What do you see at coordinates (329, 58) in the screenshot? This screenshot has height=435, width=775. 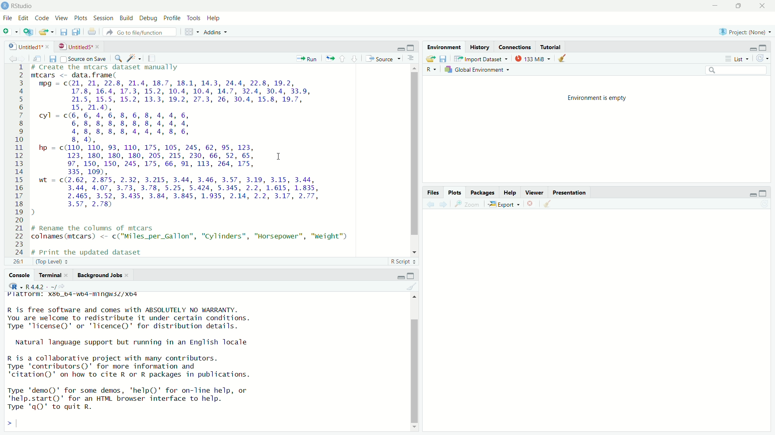 I see `move` at bounding box center [329, 58].